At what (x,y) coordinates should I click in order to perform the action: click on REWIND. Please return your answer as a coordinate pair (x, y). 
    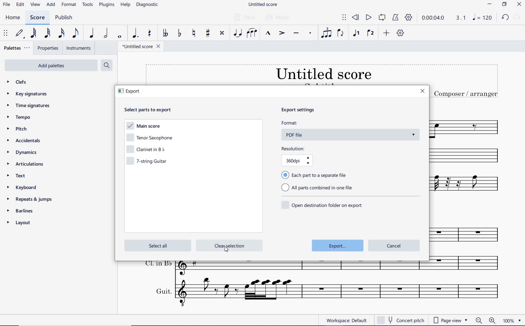
    Looking at the image, I should click on (357, 18).